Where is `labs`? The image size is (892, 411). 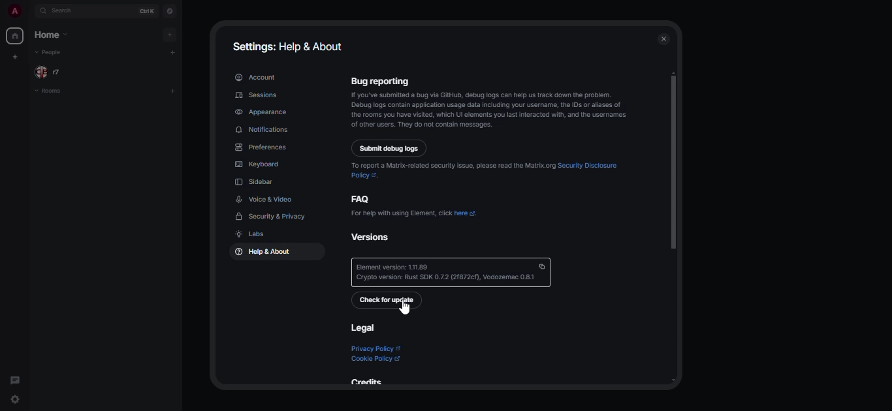
labs is located at coordinates (255, 234).